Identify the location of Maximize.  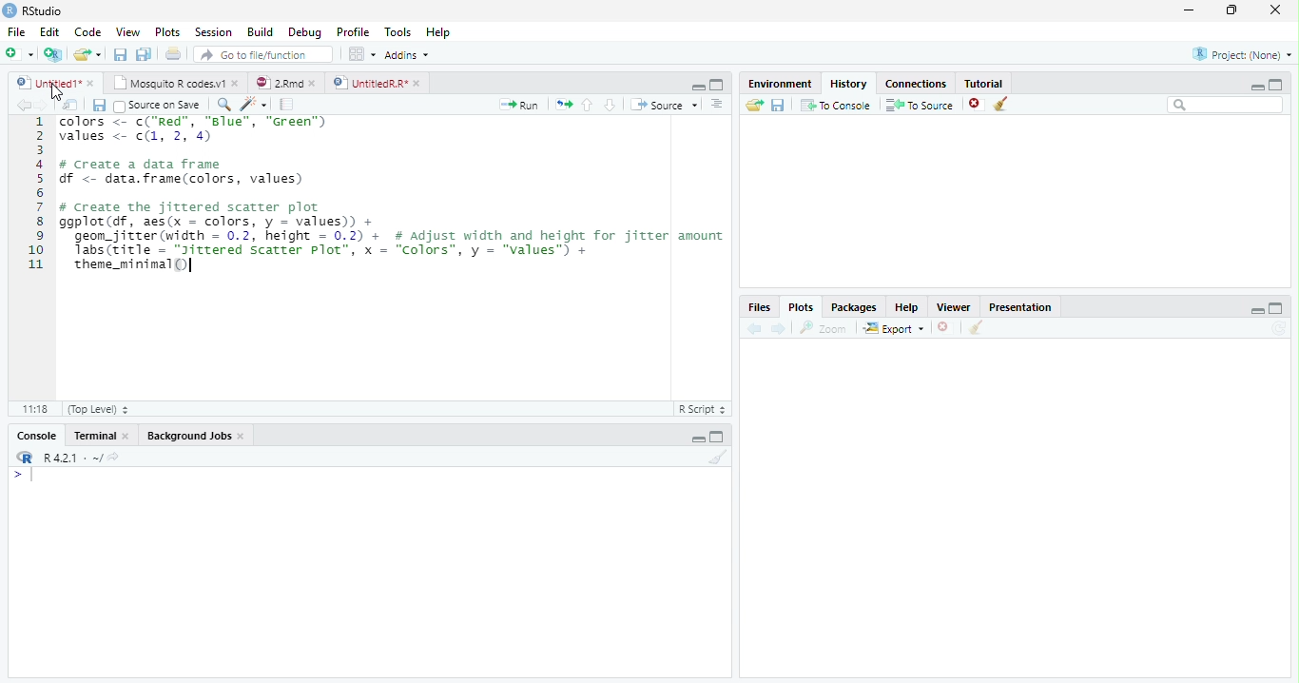
(717, 85).